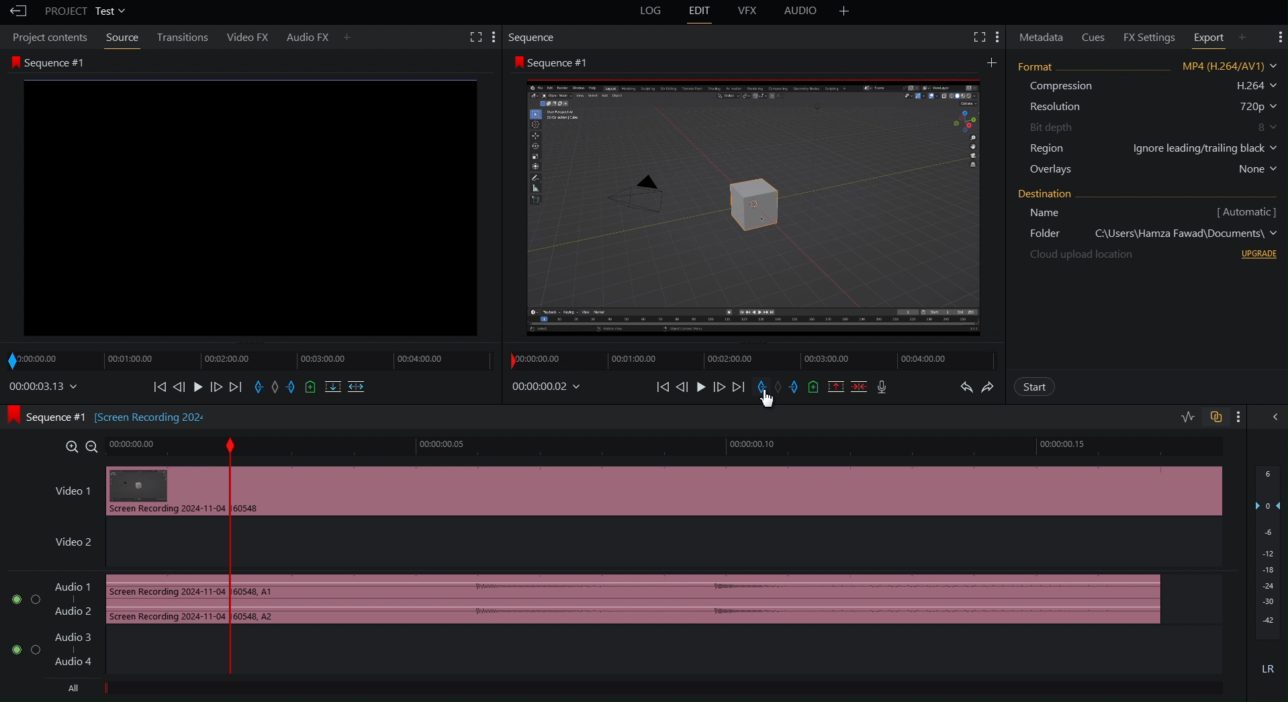 Image resolution: width=1288 pixels, height=702 pixels. I want to click on Marker Placed, so click(230, 550).